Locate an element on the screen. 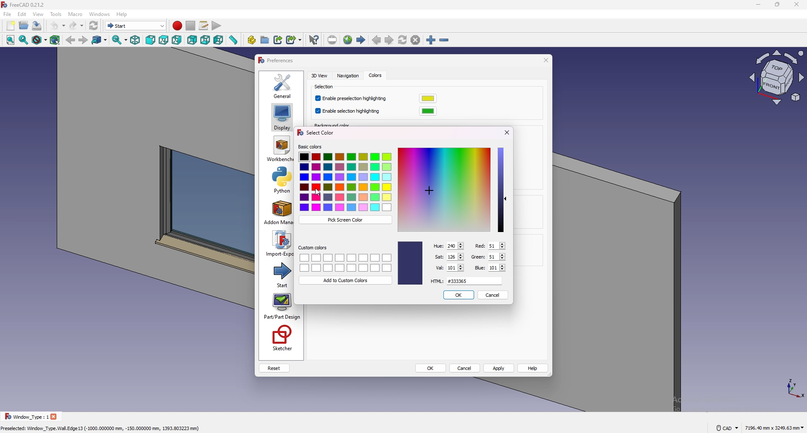 The width and height of the screenshot is (807, 433). workbenches is located at coordinates (279, 149).